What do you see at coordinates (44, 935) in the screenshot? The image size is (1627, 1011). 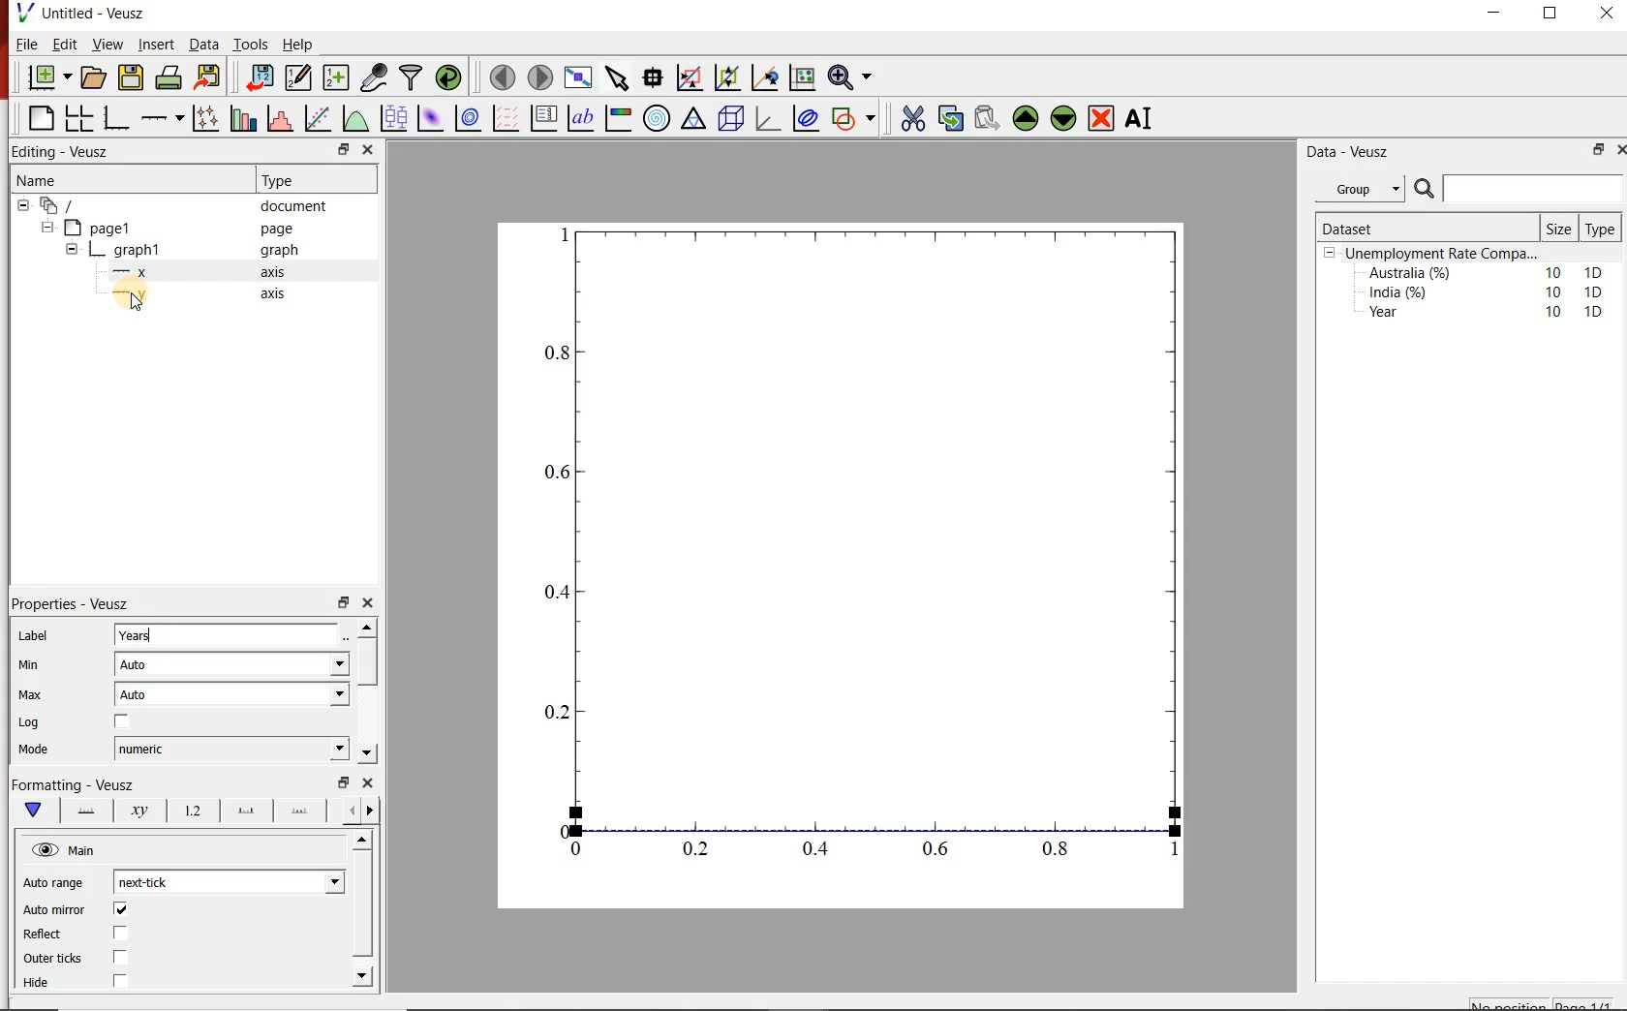 I see `Reflect` at bounding box center [44, 935].